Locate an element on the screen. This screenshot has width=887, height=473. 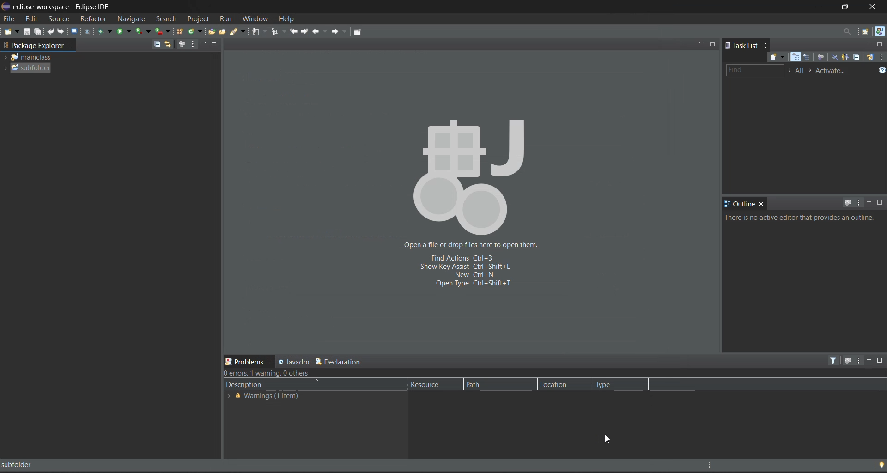
save is located at coordinates (27, 32).